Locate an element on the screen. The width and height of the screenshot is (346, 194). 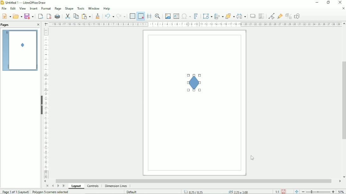
Insert is located at coordinates (33, 9).